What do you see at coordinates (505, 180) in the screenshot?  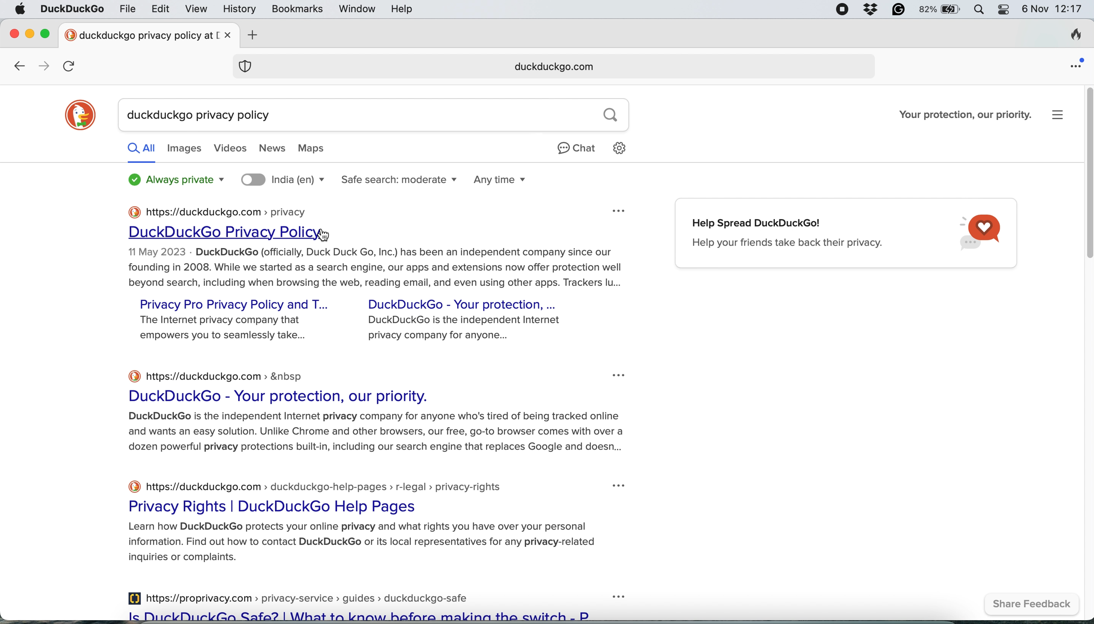 I see `any time` at bounding box center [505, 180].